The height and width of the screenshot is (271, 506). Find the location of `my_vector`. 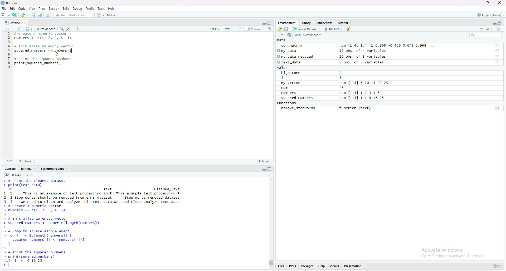

my_vector is located at coordinates (291, 83).